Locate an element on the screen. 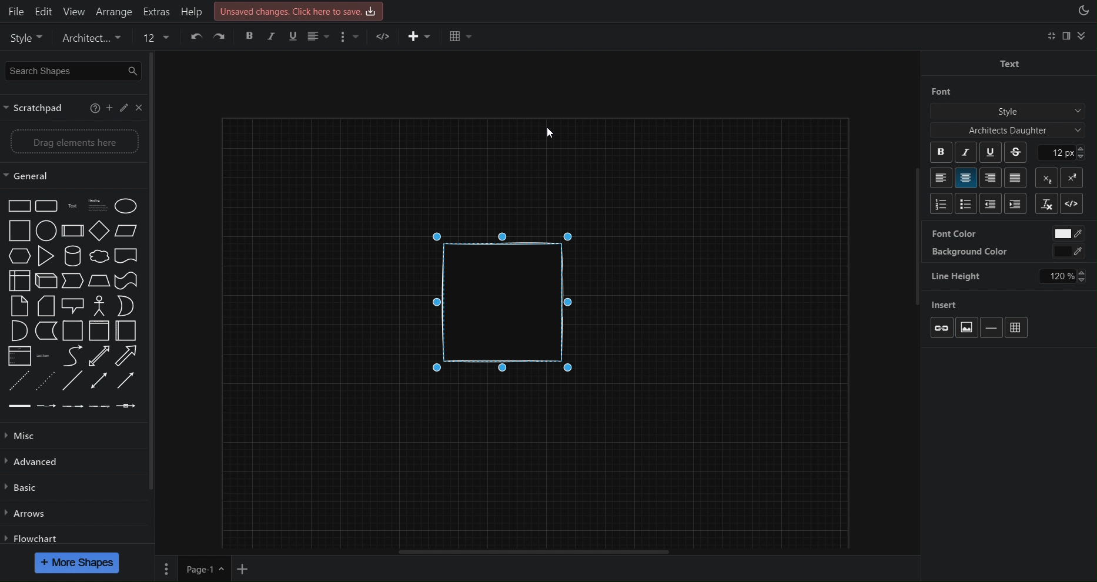 This screenshot has width=1097, height=582. Rectangle is located at coordinates (511, 309).